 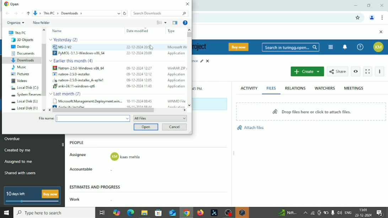 What do you see at coordinates (79, 154) in the screenshot?
I see `Assignee` at bounding box center [79, 154].